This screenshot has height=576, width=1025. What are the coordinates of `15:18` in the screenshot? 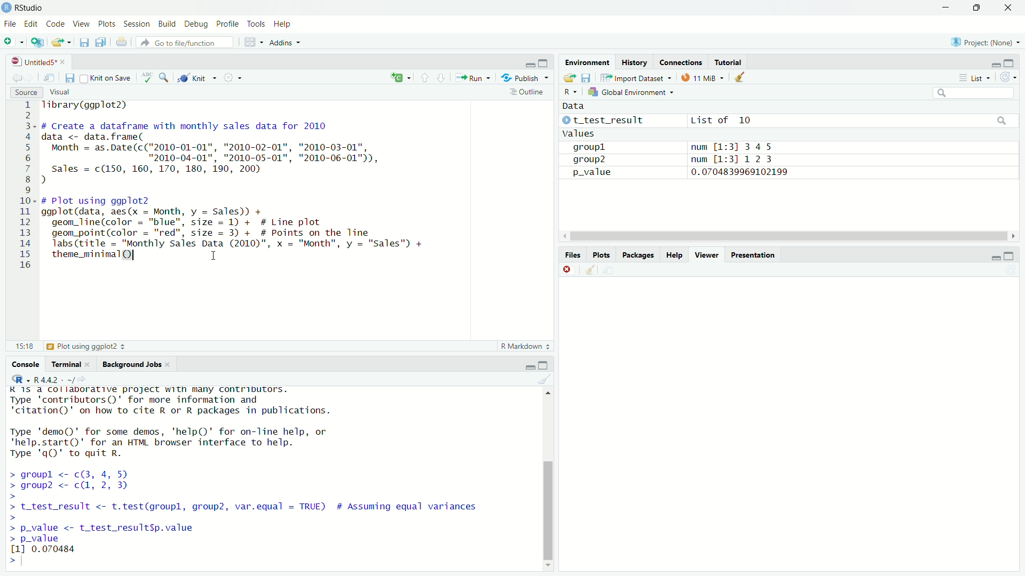 It's located at (24, 347).